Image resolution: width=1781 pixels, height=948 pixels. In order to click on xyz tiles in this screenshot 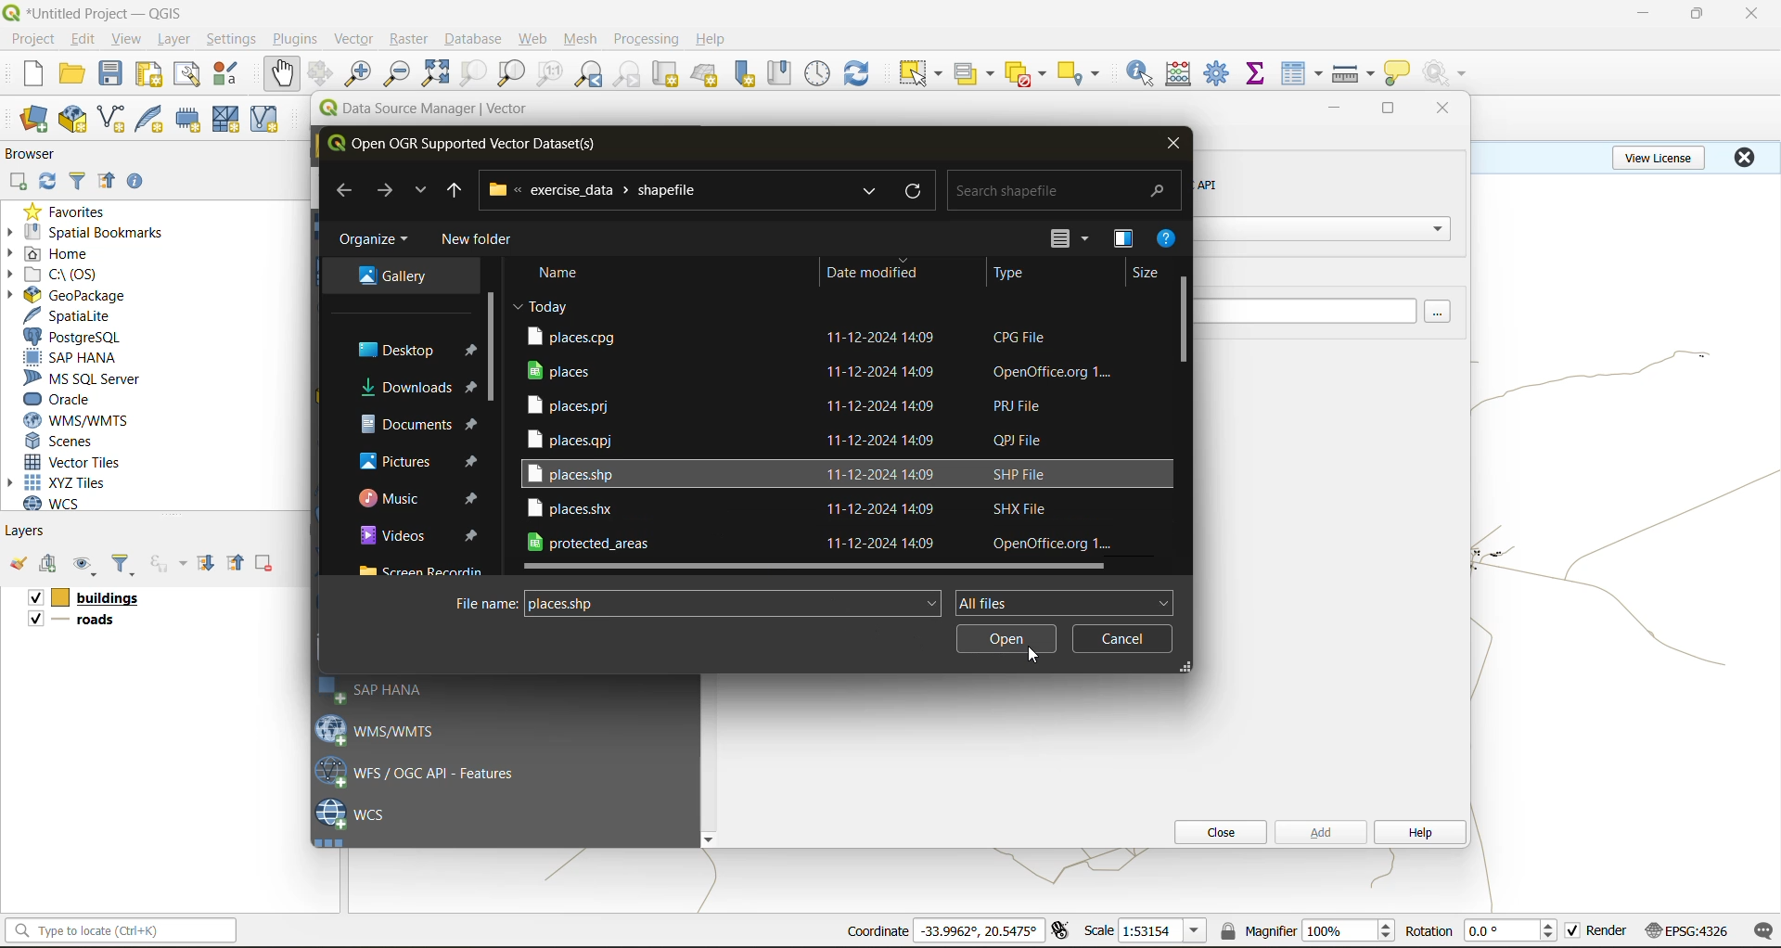, I will do `click(67, 482)`.